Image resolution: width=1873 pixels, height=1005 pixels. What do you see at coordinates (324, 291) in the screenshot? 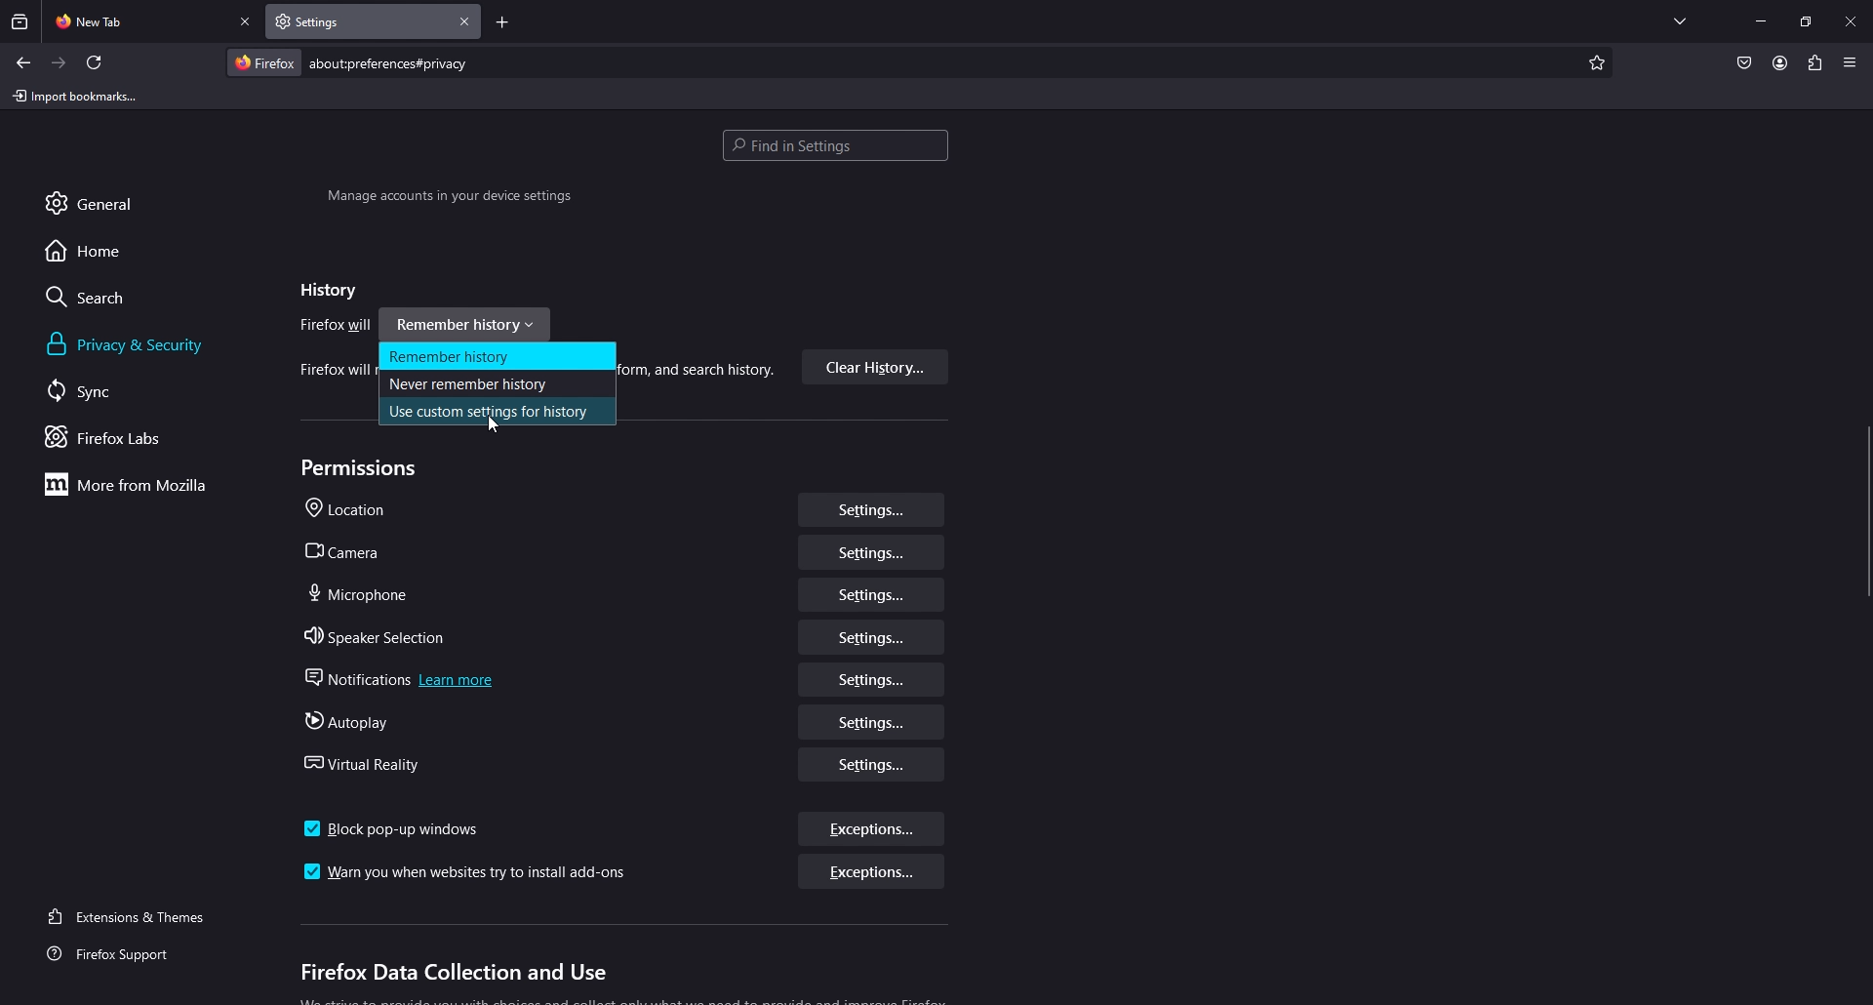
I see `history` at bounding box center [324, 291].